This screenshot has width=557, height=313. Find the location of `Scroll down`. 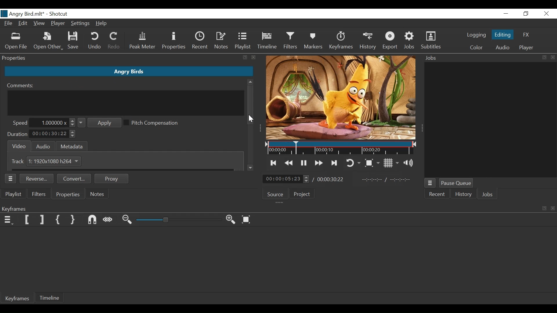

Scroll down is located at coordinates (250, 168).